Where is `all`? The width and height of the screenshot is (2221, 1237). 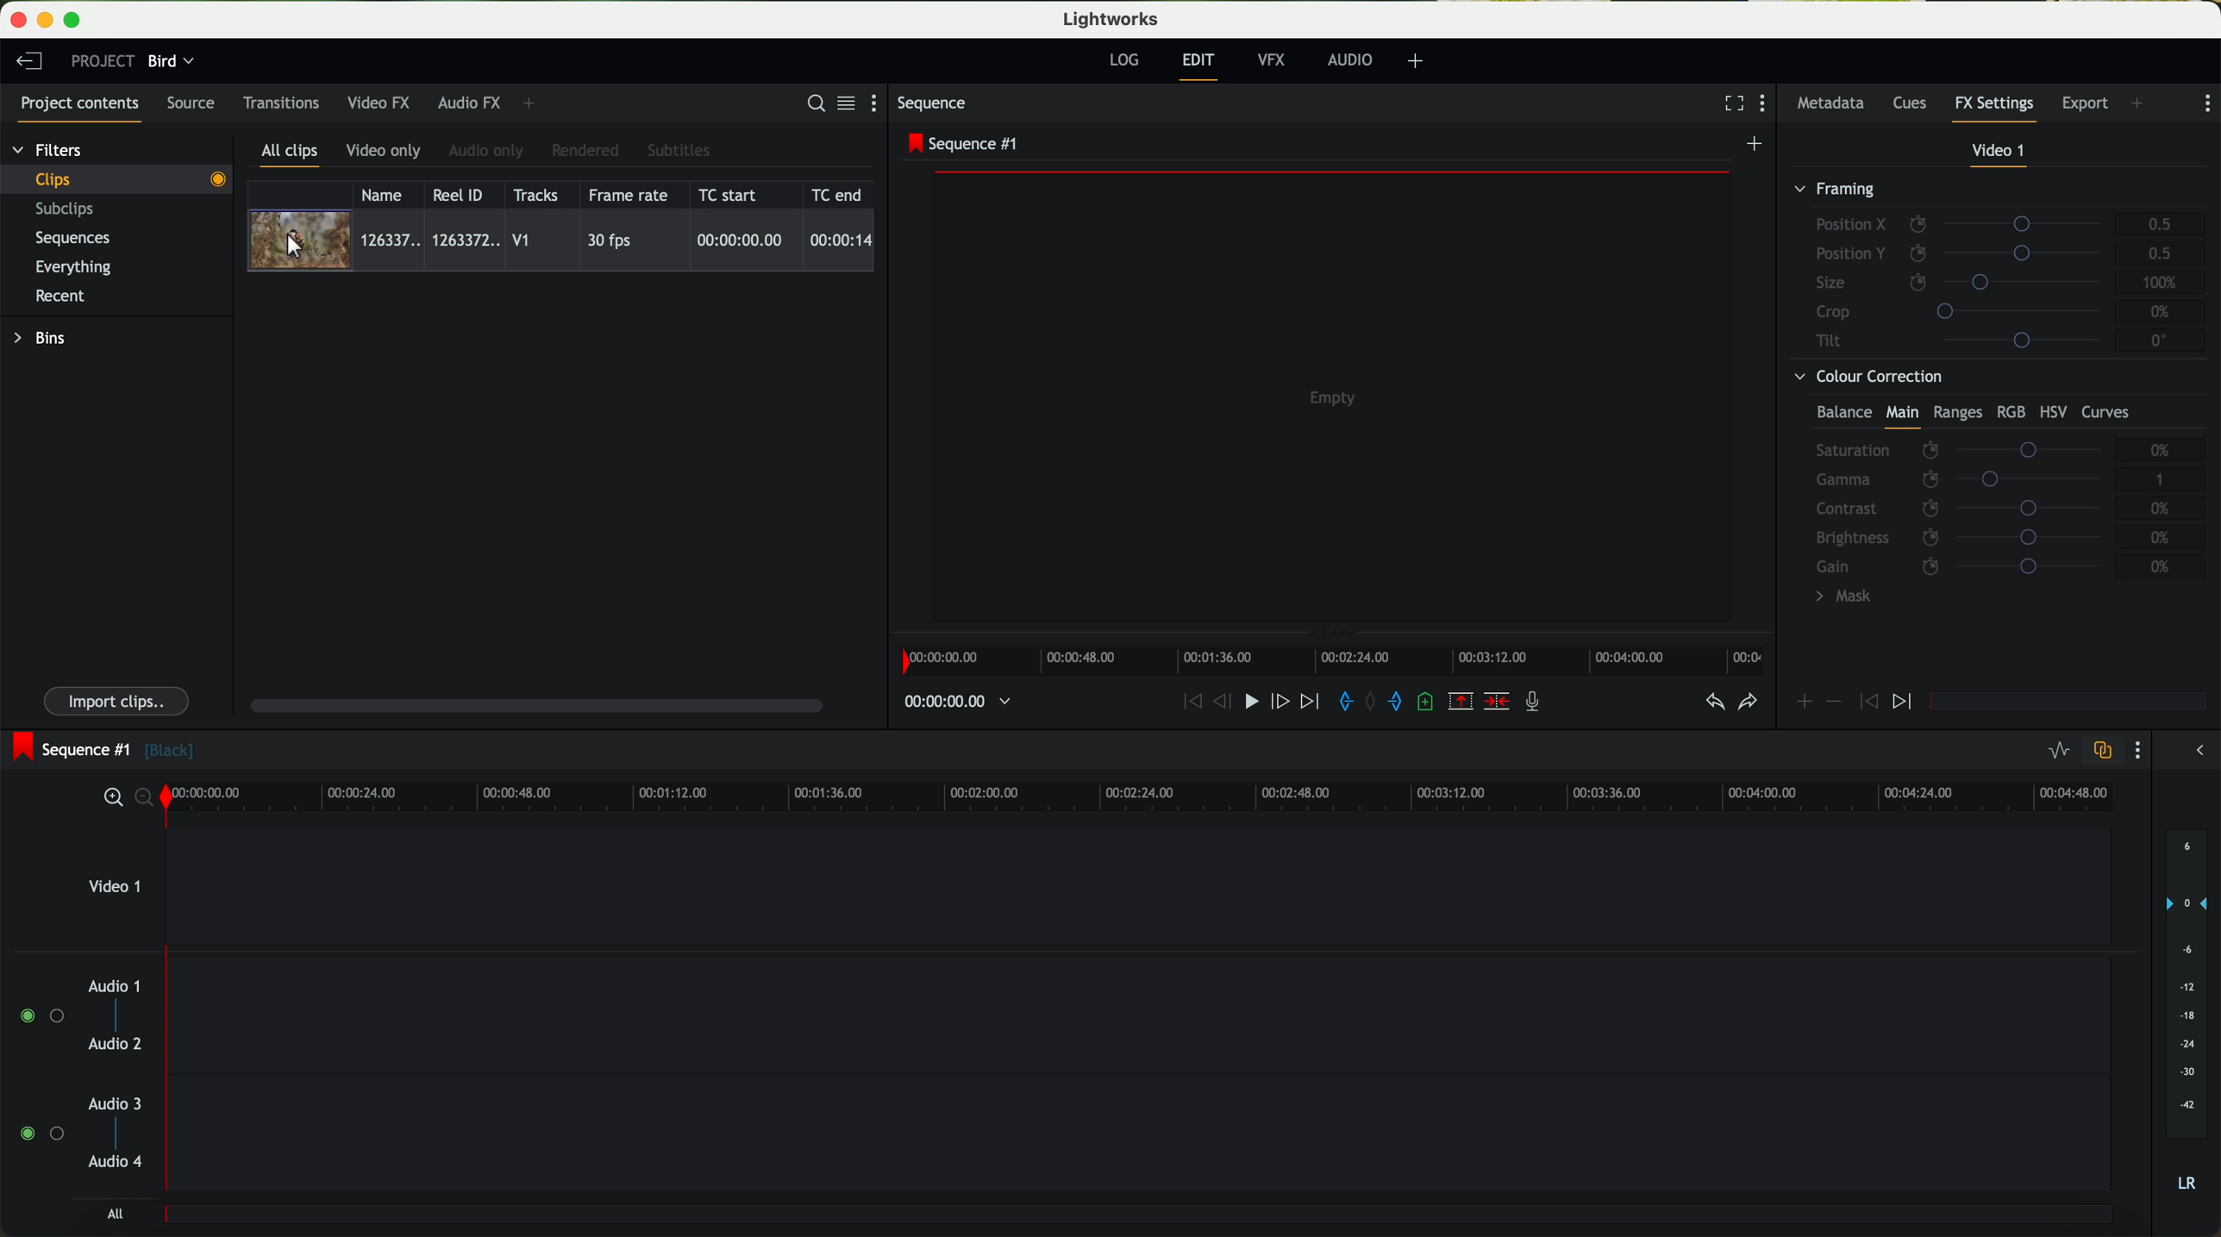 all is located at coordinates (115, 1214).